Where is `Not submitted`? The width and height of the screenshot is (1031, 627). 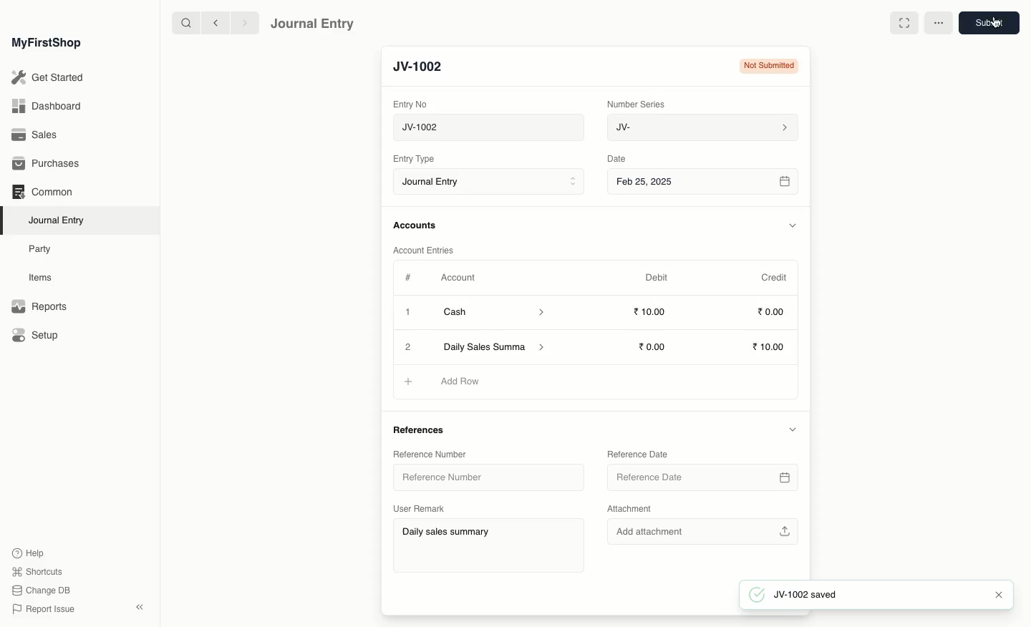 Not submitted is located at coordinates (765, 68).